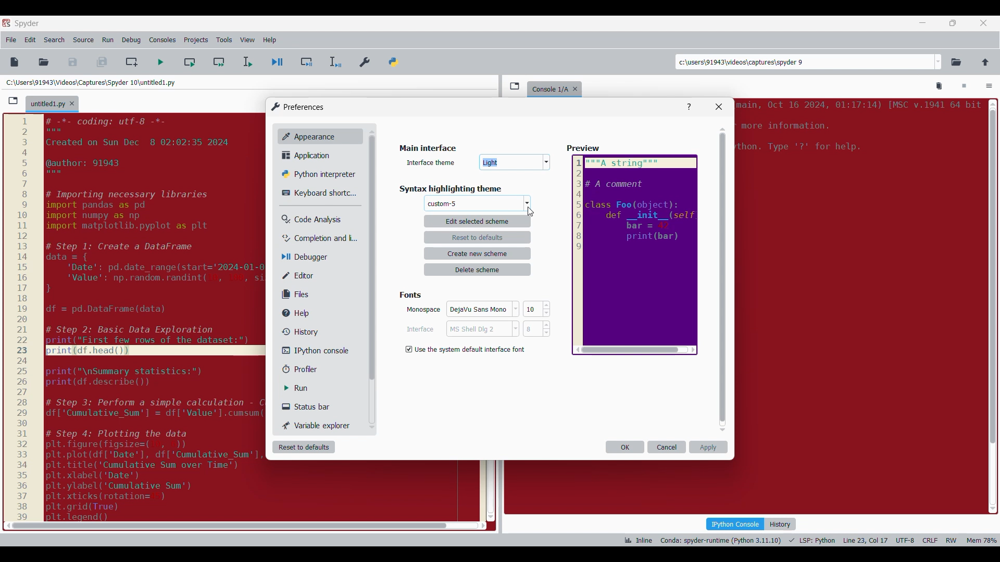 The image size is (1000, 562). What do you see at coordinates (309, 155) in the screenshot?
I see `Application` at bounding box center [309, 155].